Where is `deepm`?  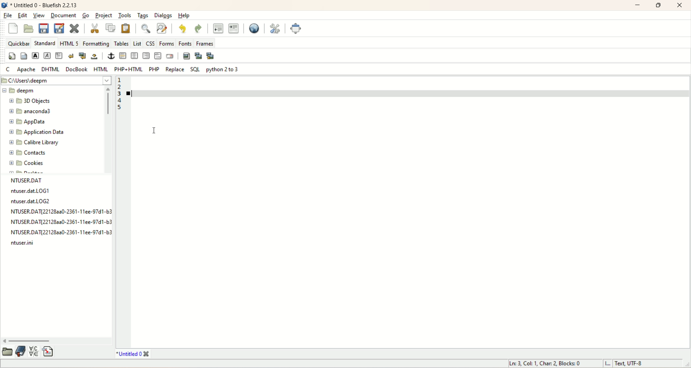 deepm is located at coordinates (20, 90).